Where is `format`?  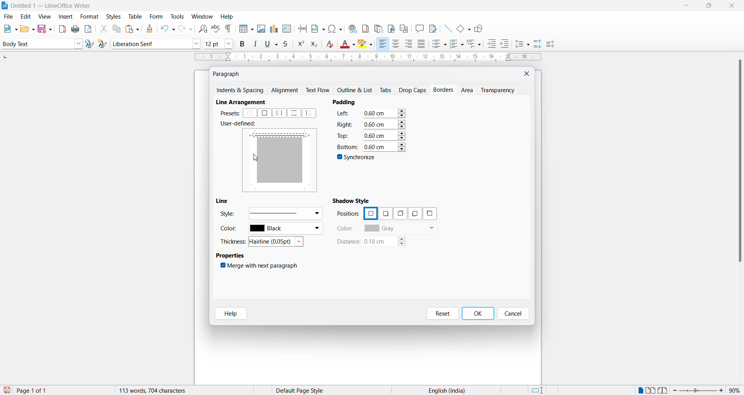 format is located at coordinates (88, 17).